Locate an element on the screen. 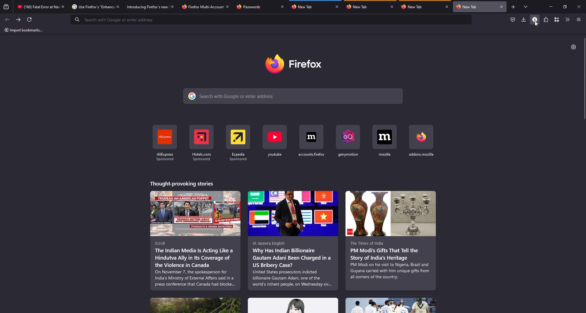 This screenshot has height=313, width=586. refresh is located at coordinates (30, 20).